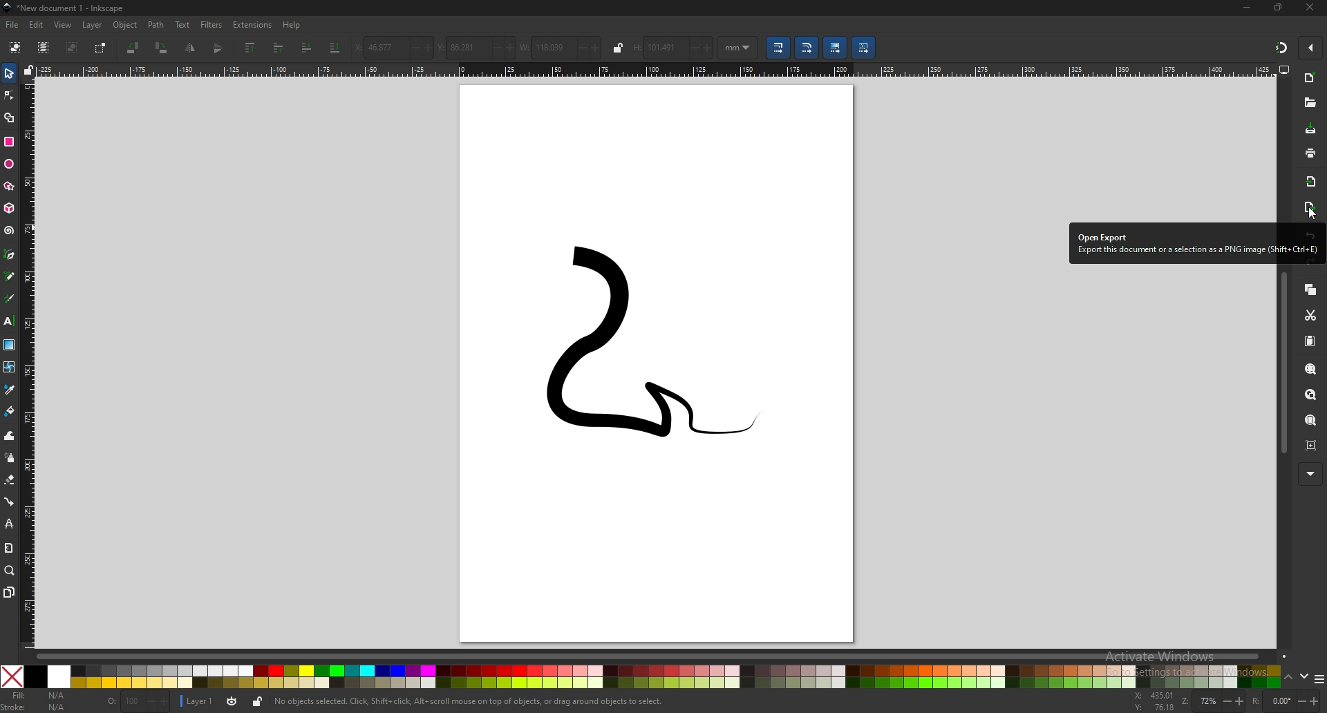 The image size is (1327, 713). What do you see at coordinates (836, 48) in the screenshot?
I see `move gradient` at bounding box center [836, 48].